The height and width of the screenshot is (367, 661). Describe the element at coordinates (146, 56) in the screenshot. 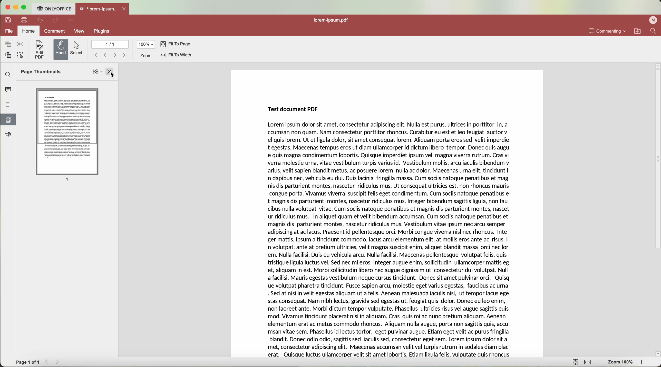

I see `zoom` at that location.